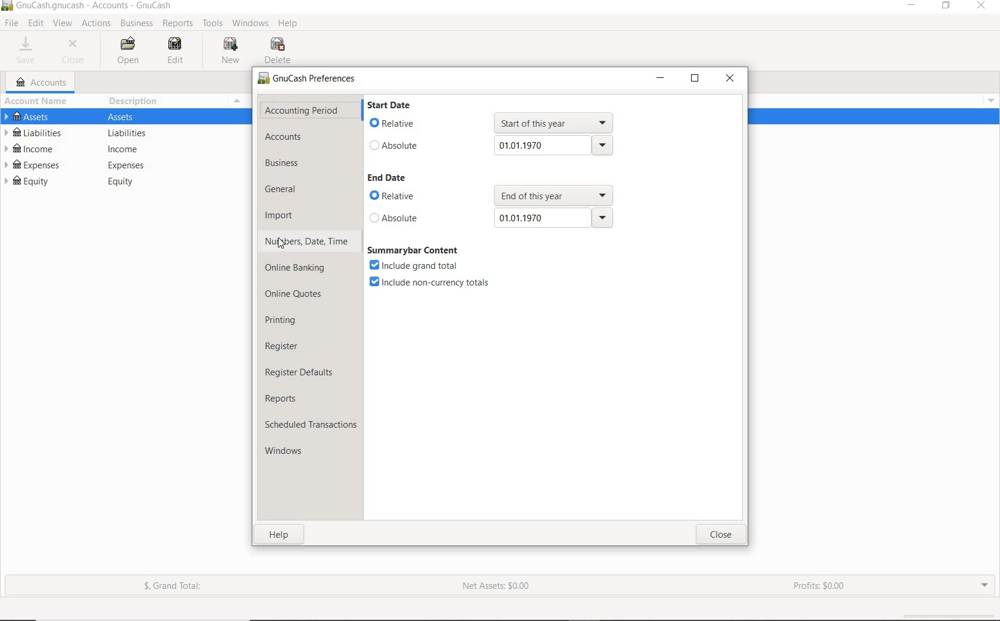  I want to click on accounts, so click(282, 137).